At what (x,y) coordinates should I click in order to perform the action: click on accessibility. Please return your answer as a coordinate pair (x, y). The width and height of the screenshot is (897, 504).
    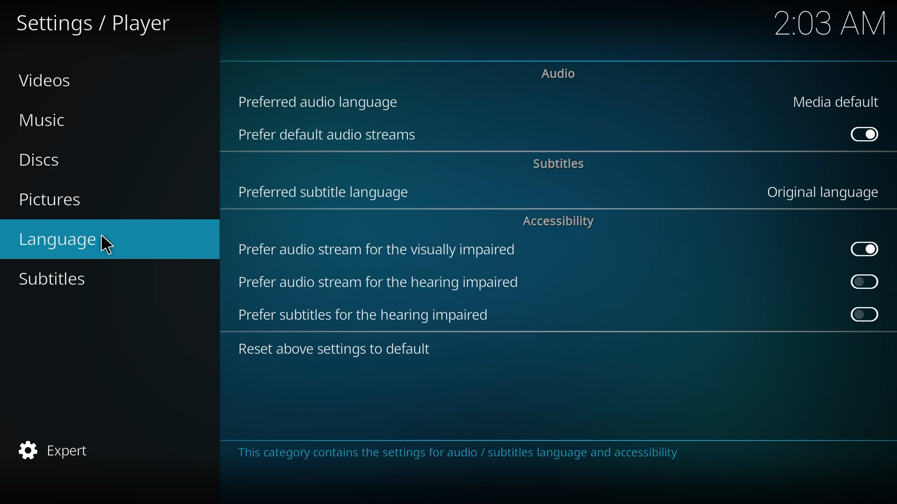
    Looking at the image, I should click on (562, 222).